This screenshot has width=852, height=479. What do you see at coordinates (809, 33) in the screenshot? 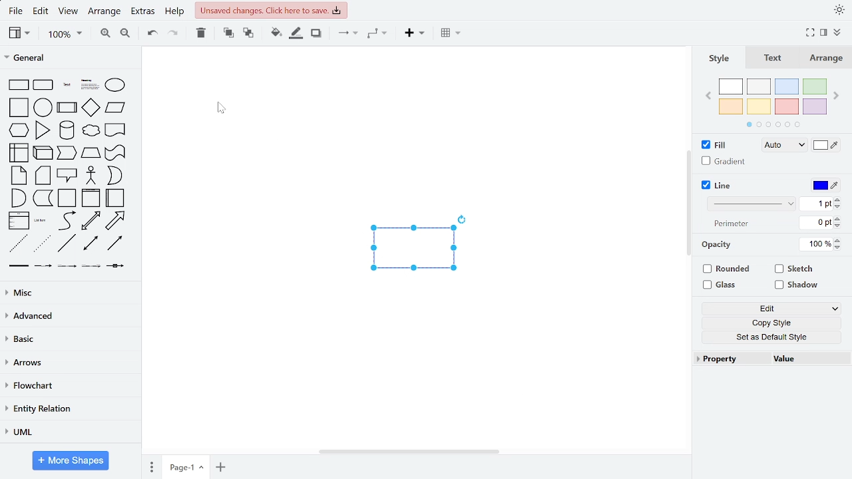
I see `fullscreen` at bounding box center [809, 33].